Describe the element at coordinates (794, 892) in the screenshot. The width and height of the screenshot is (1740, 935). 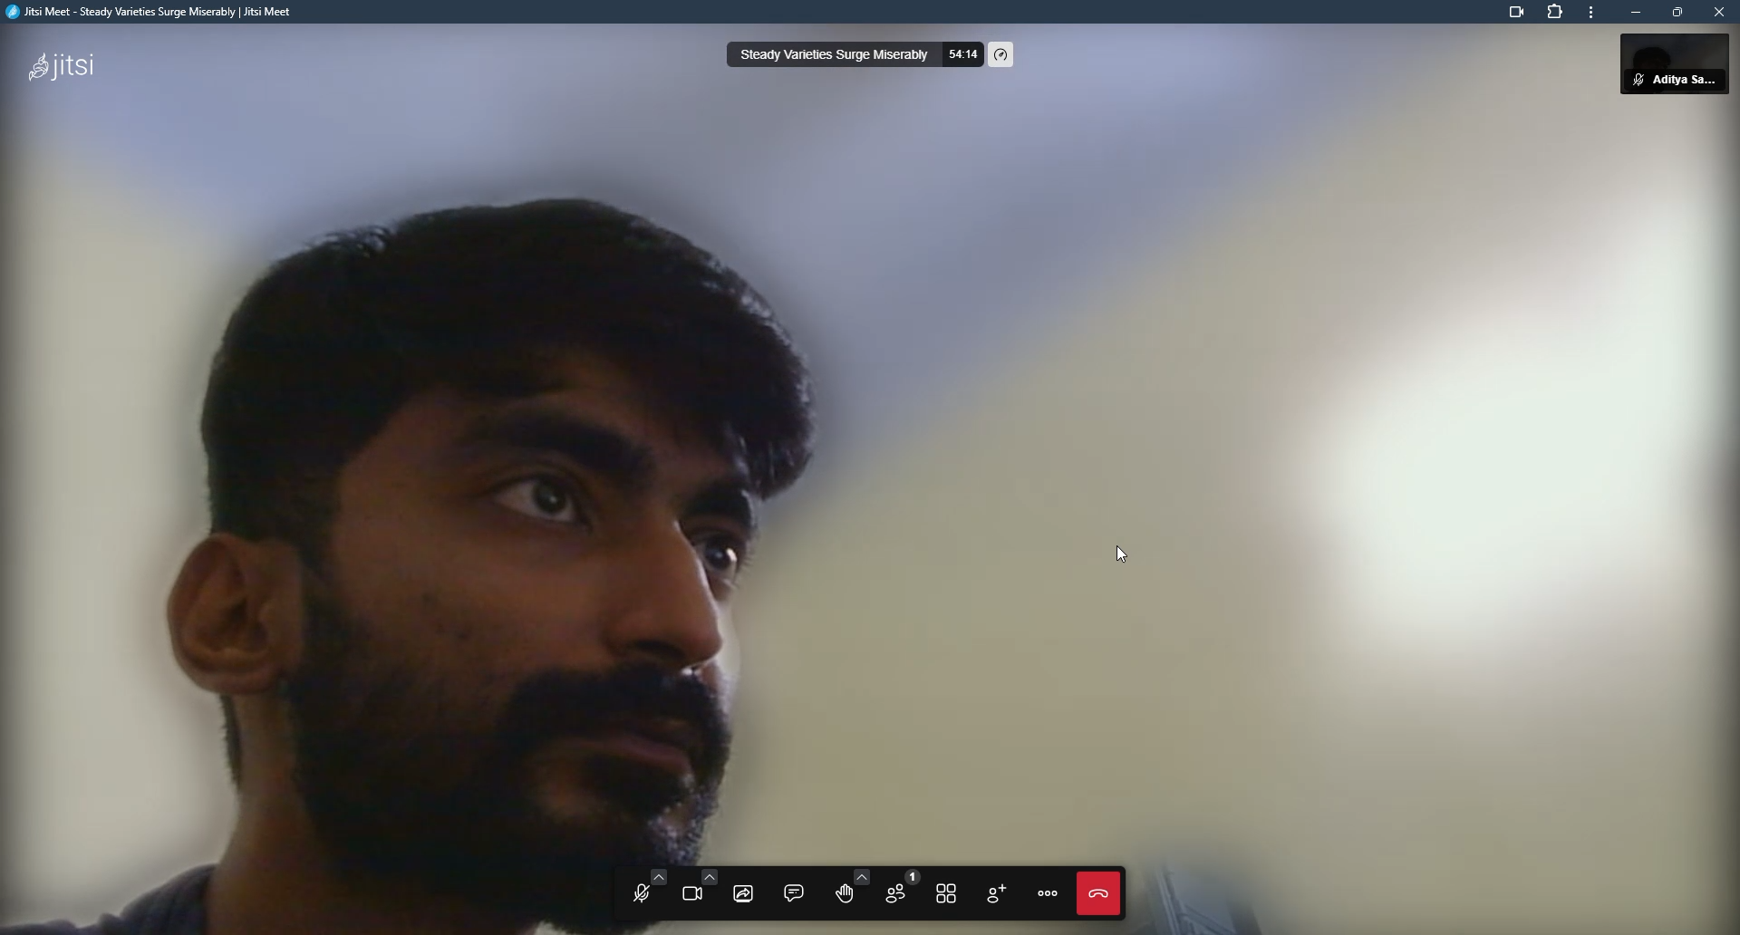
I see `open chat` at that location.